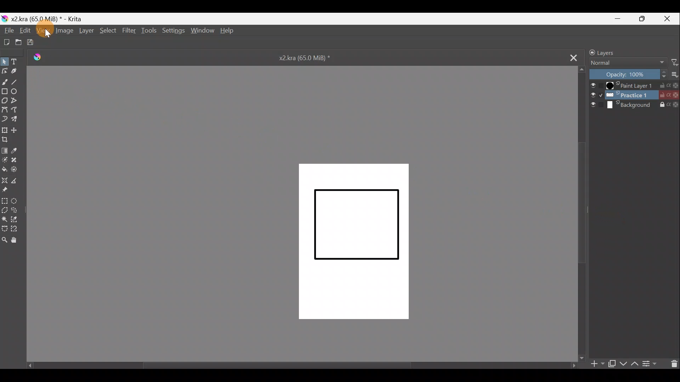 The height and width of the screenshot is (382, 680). Describe the element at coordinates (18, 162) in the screenshot. I see `Smart patch tool` at that location.